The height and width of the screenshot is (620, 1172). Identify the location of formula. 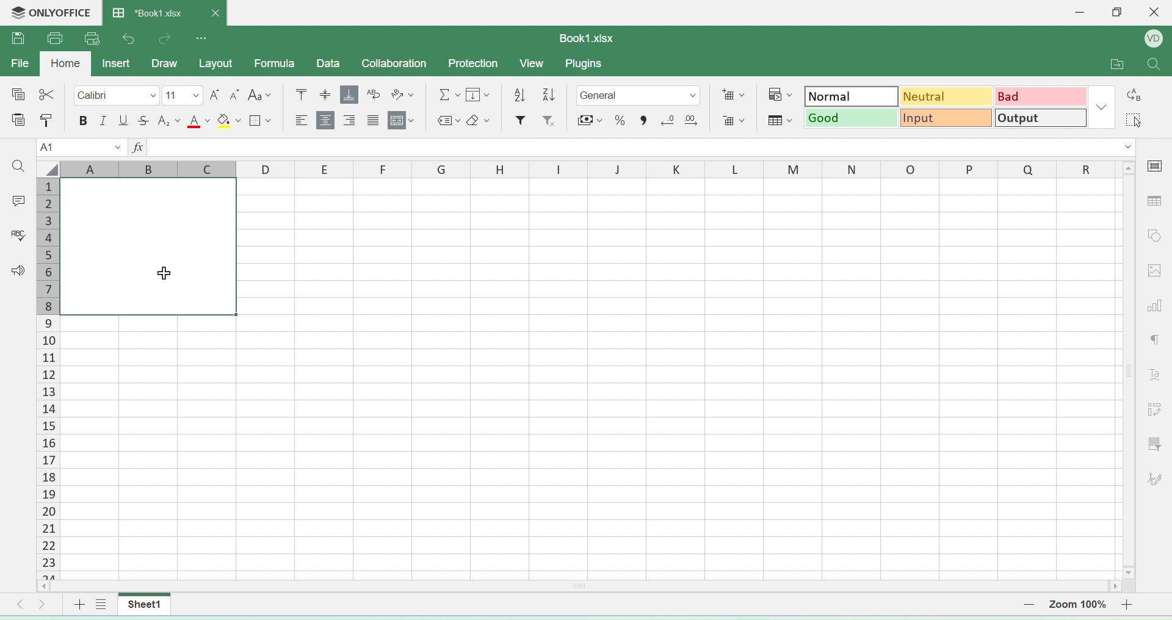
(278, 63).